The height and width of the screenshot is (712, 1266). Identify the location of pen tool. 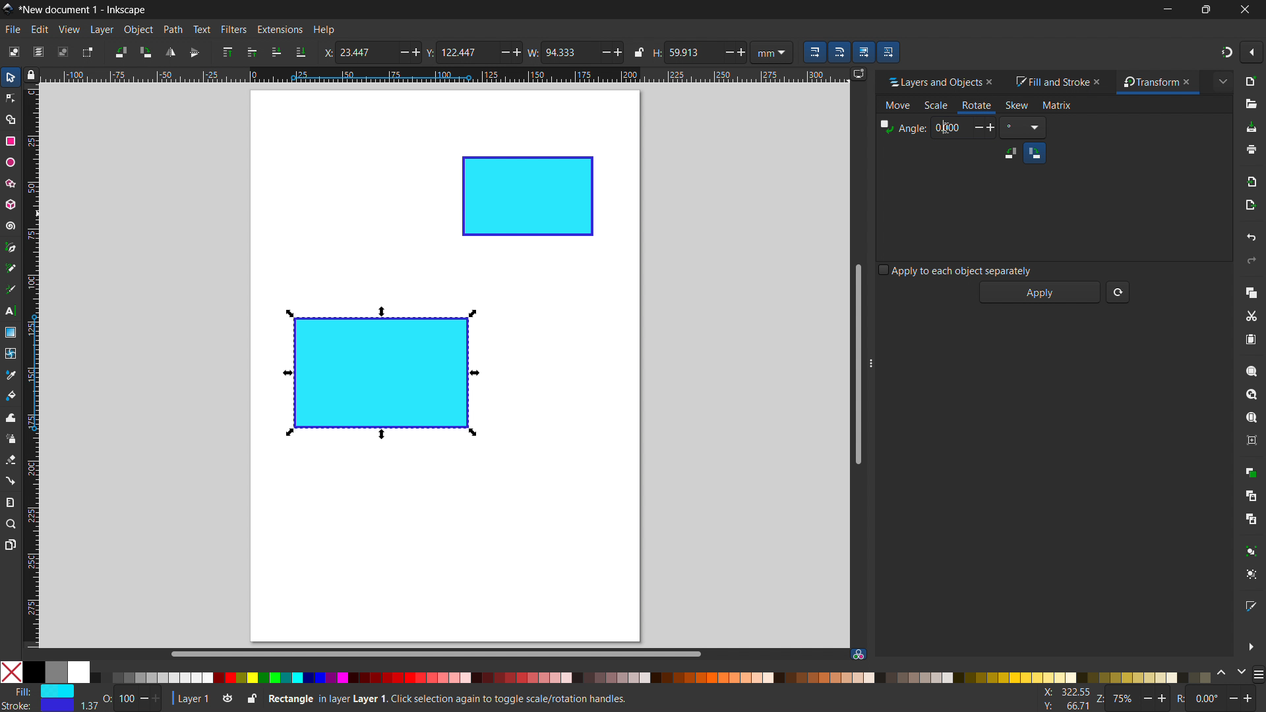
(11, 247).